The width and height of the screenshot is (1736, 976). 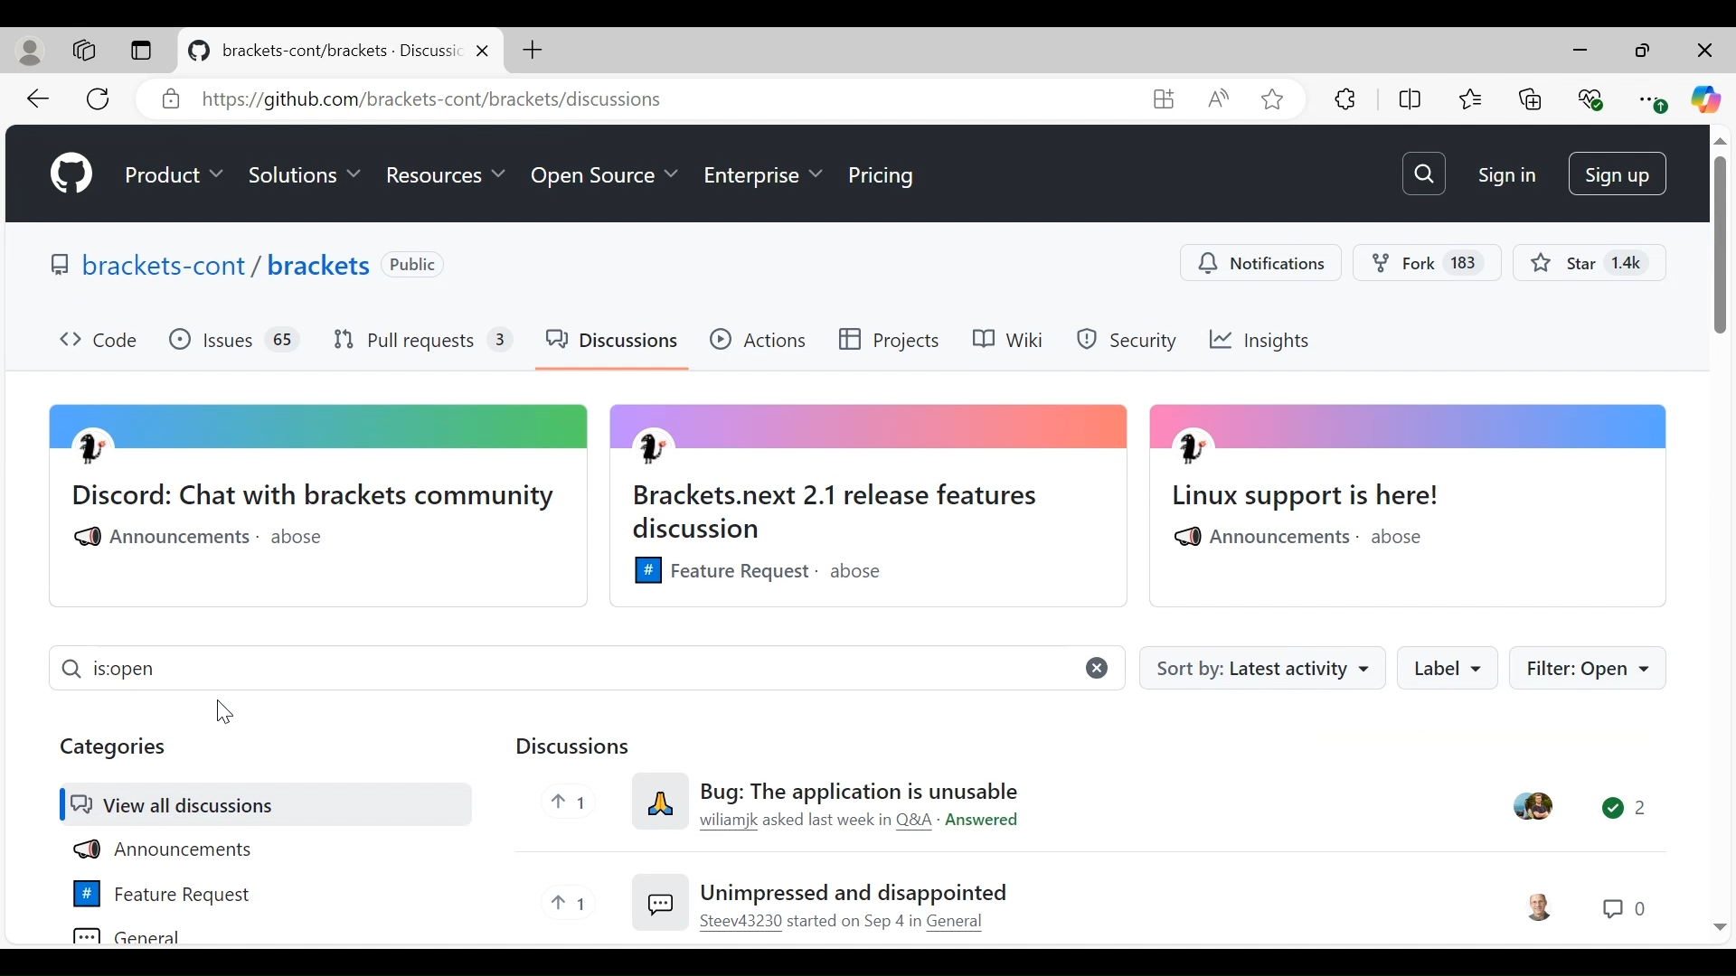 What do you see at coordinates (1298, 540) in the screenshot?
I see `Announcements. abose` at bounding box center [1298, 540].